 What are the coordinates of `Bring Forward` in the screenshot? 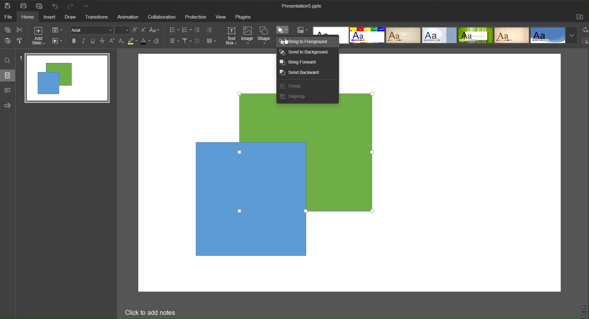 It's located at (302, 63).